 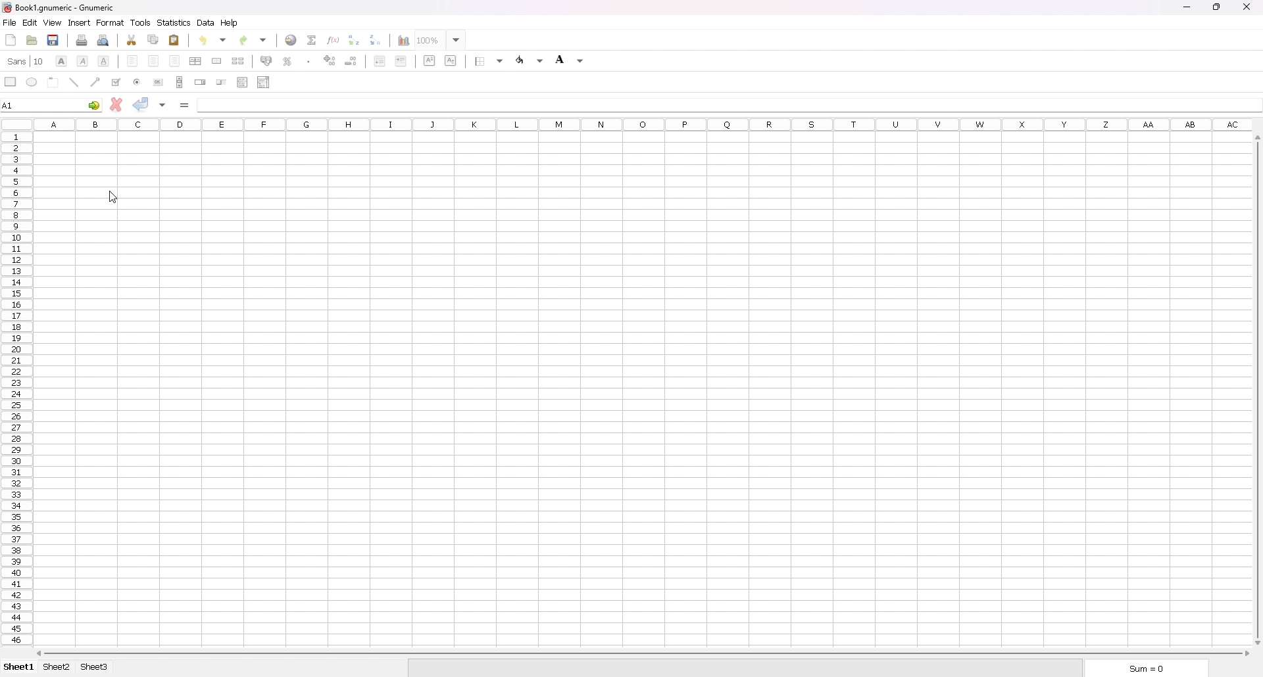 What do you see at coordinates (196, 61) in the screenshot?
I see `centre horizontally` at bounding box center [196, 61].